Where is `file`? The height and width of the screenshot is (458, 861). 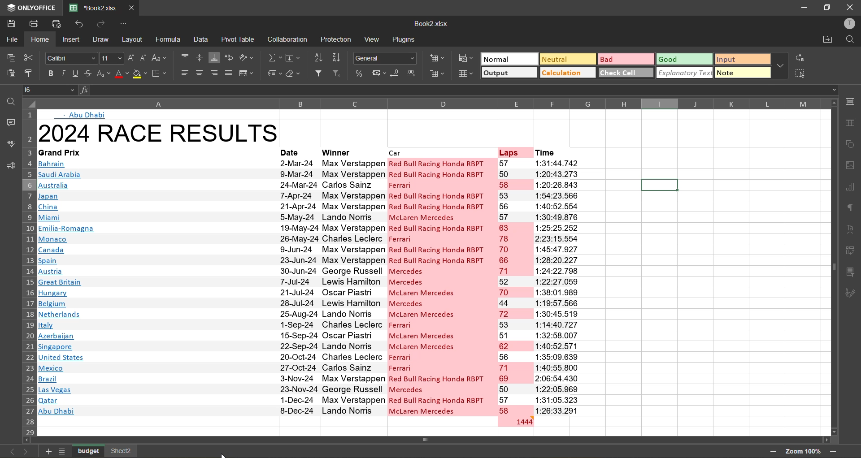 file is located at coordinates (11, 39).